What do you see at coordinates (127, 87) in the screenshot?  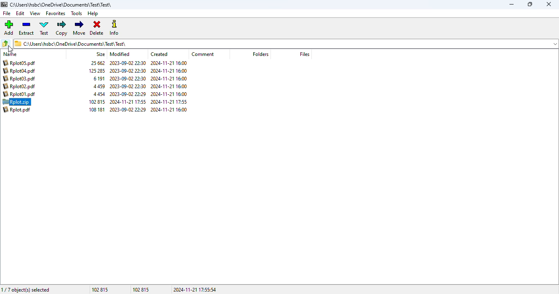 I see `2023-09-02 22:30` at bounding box center [127, 87].